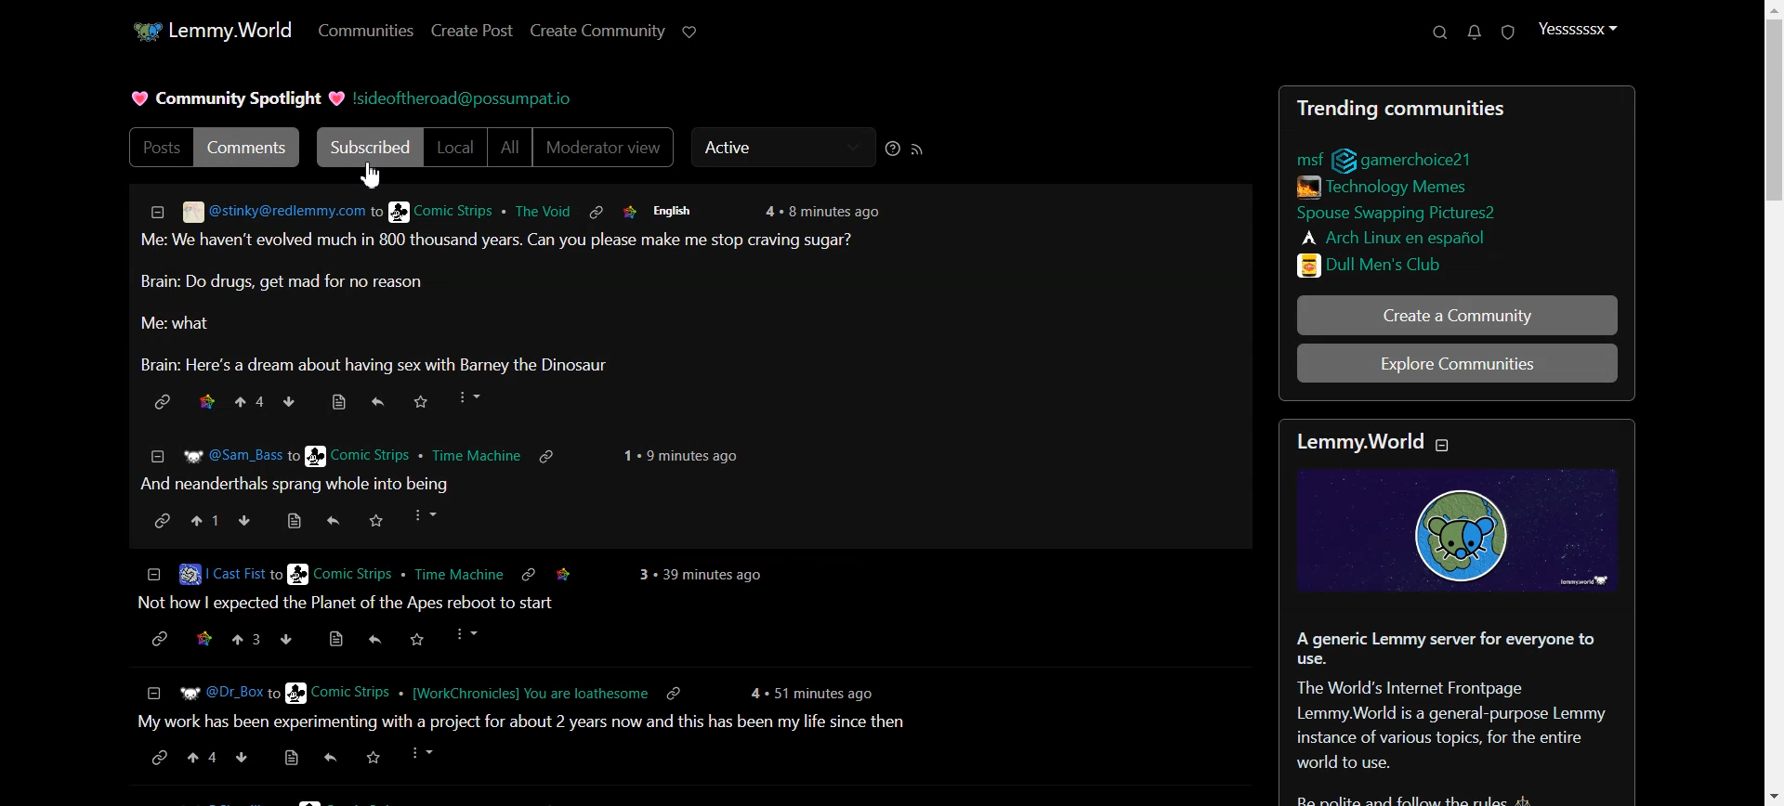 The height and width of the screenshot is (806, 1784). What do you see at coordinates (340, 398) in the screenshot?
I see `bookmark` at bounding box center [340, 398].